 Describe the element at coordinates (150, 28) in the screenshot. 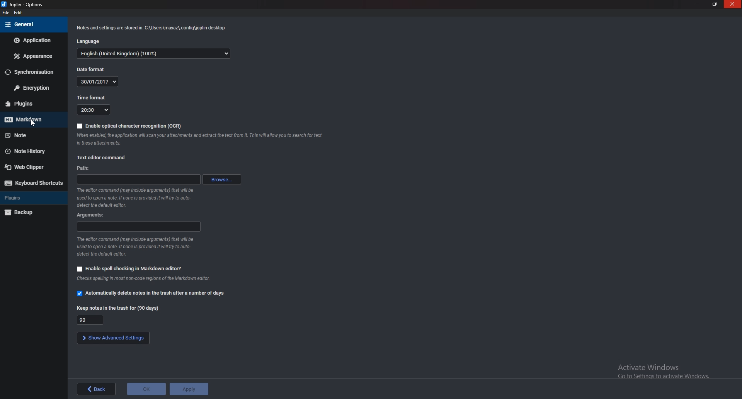

I see `Info` at that location.